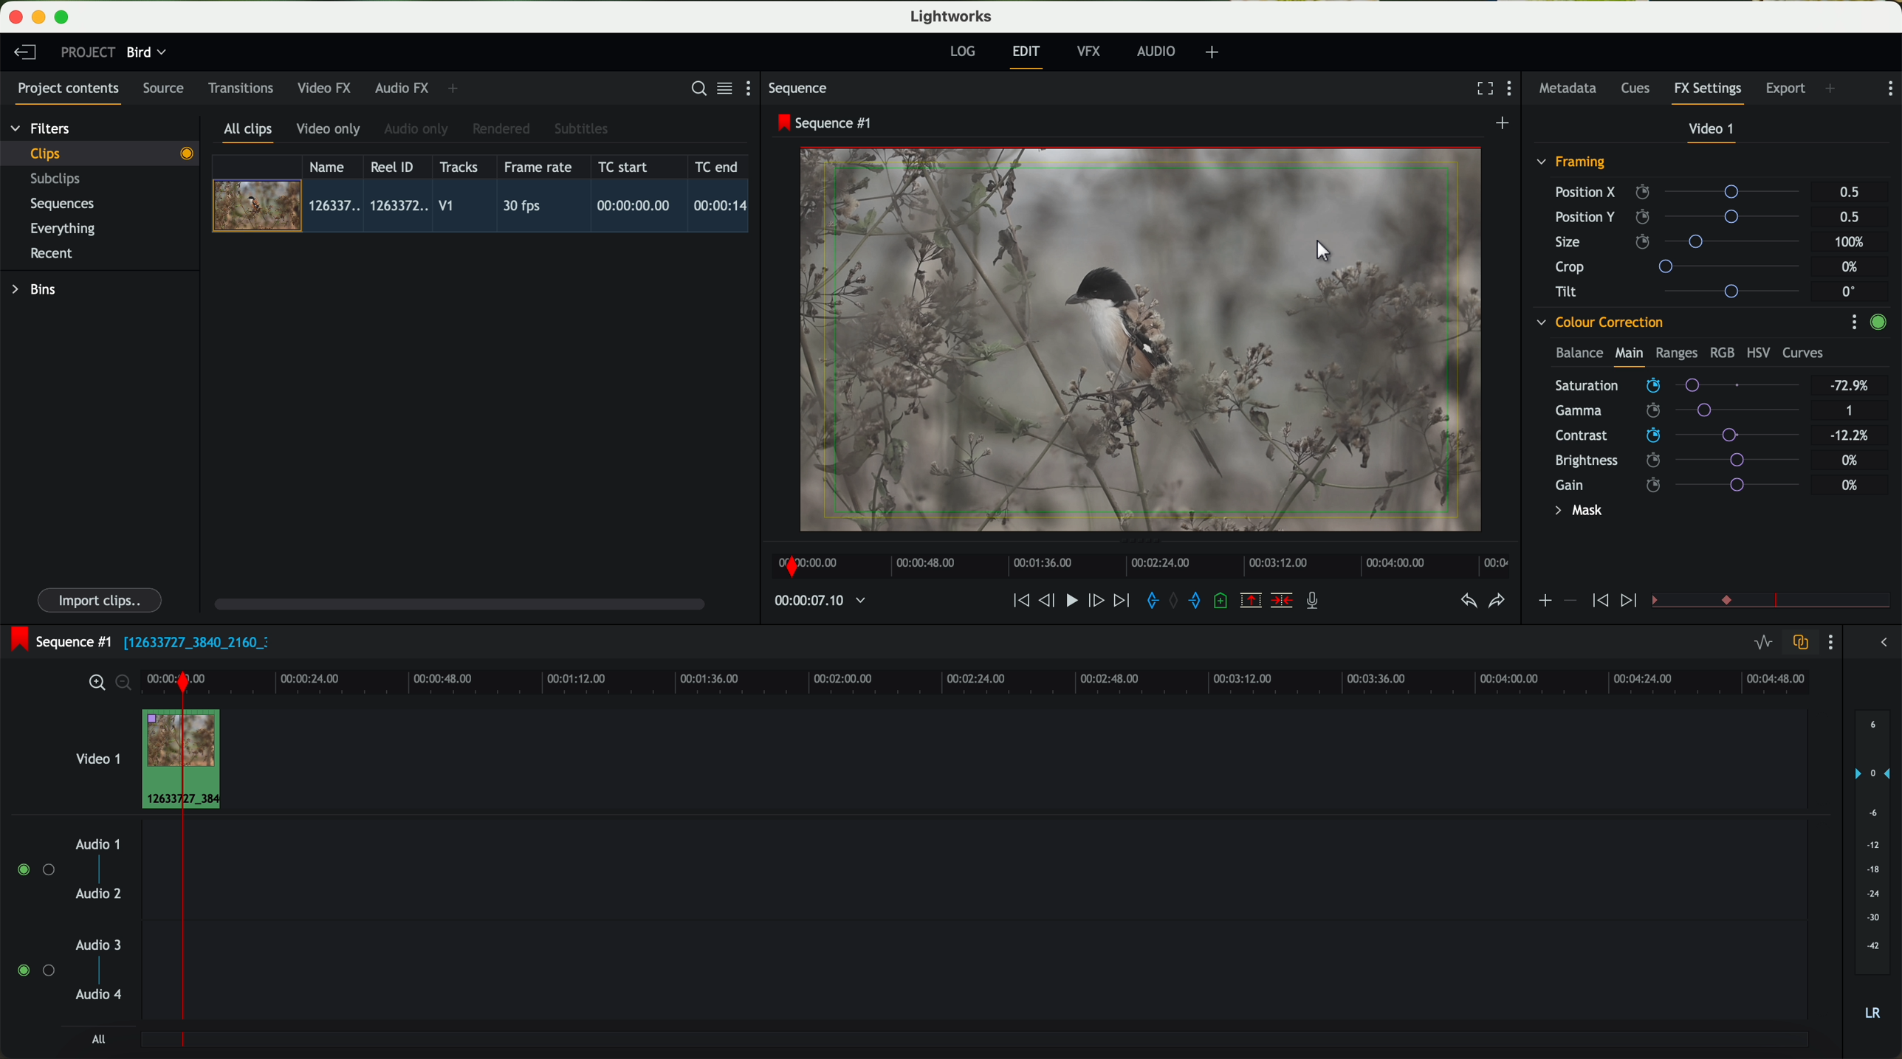 The height and width of the screenshot is (1059, 1902). Describe the element at coordinates (1670, 411) in the screenshot. I see `click on saturation` at that location.